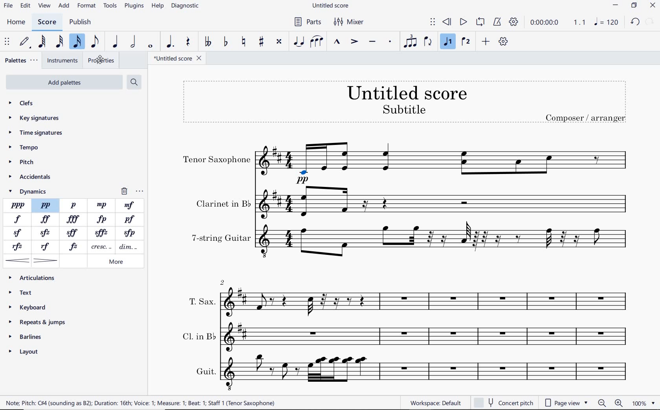  I want to click on zoom factor, so click(643, 403).